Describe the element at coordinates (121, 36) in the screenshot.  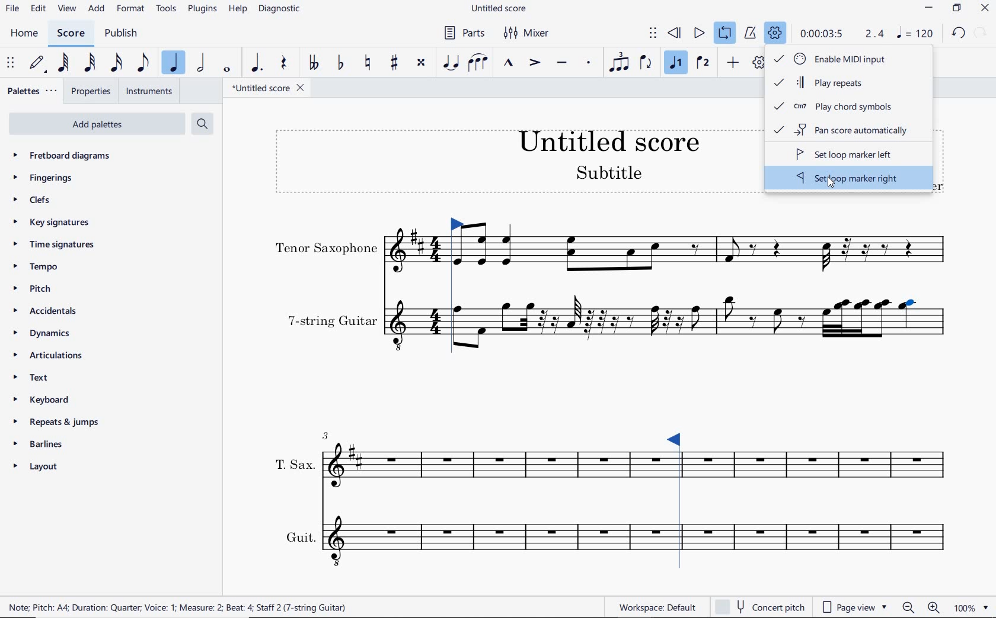
I see `PUBLISH` at that location.